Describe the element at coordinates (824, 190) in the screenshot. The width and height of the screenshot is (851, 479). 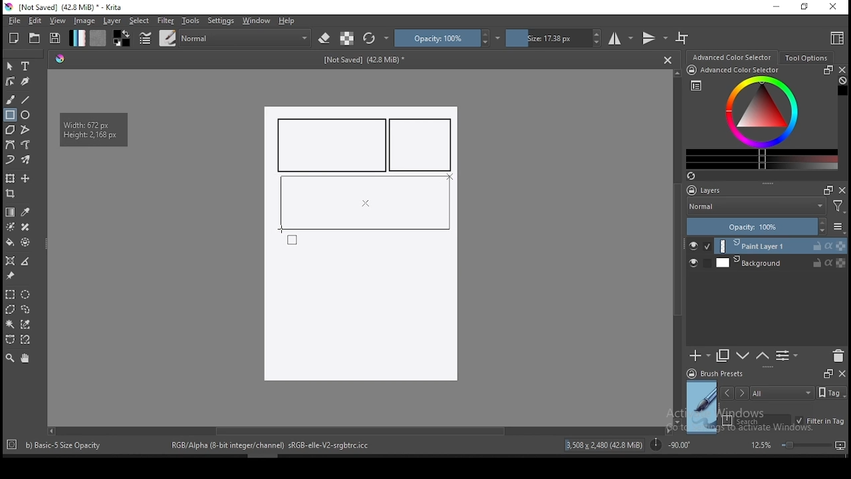
I see `Frames` at that location.